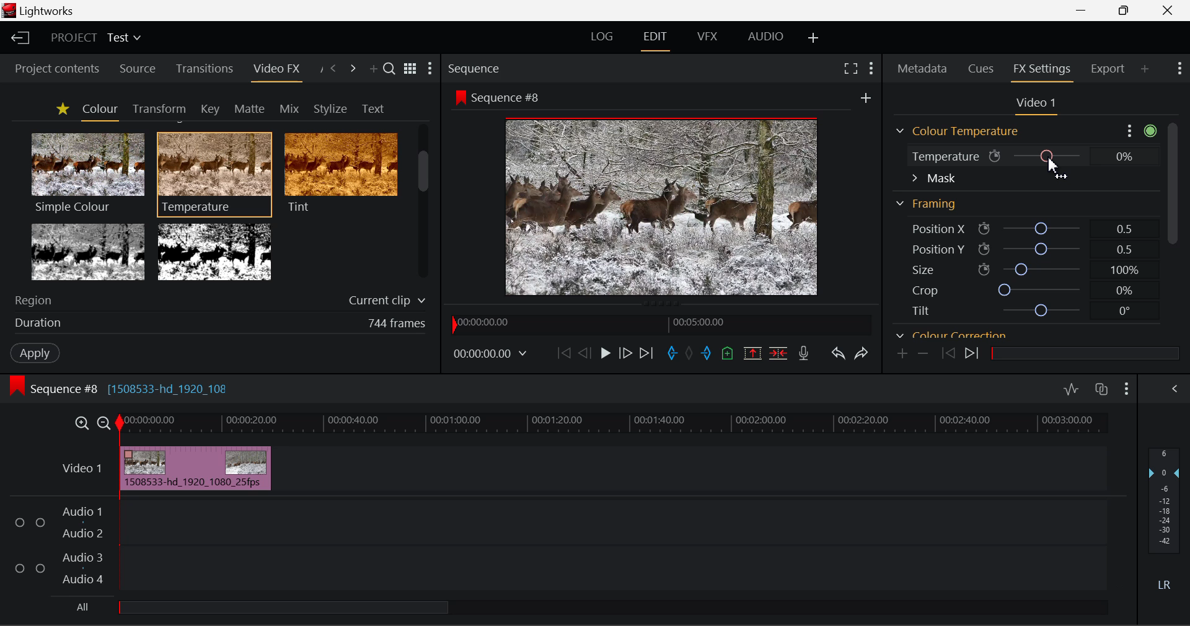 This screenshot has height=626, width=1190. Describe the element at coordinates (138, 71) in the screenshot. I see `Source` at that location.